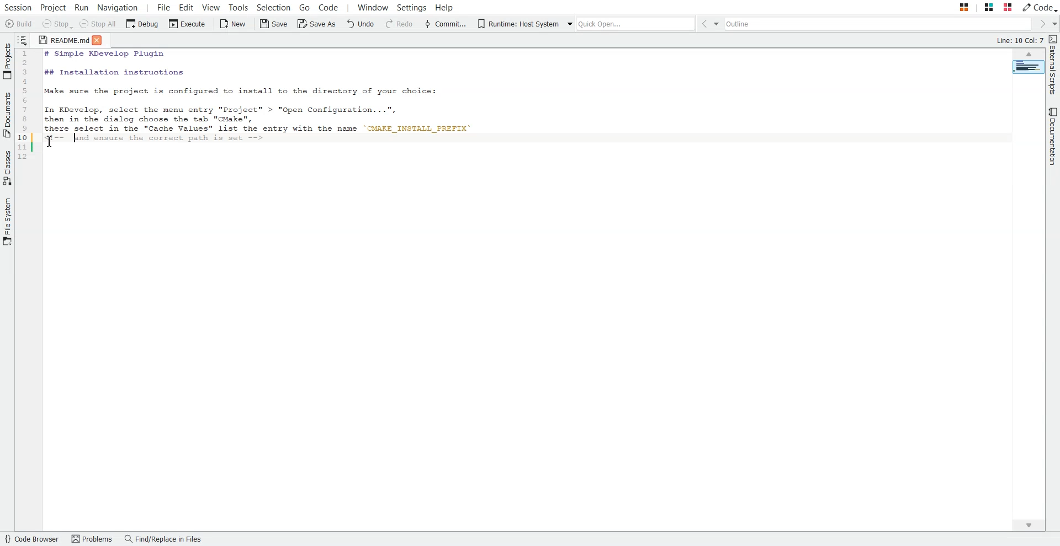 The height and width of the screenshot is (546, 1060). I want to click on Projects, so click(7, 61).